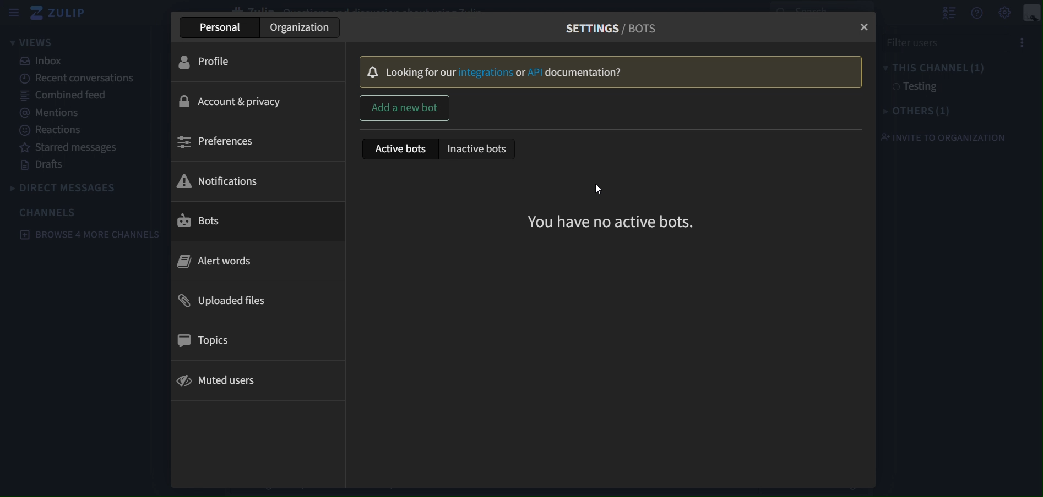  Describe the element at coordinates (404, 109) in the screenshot. I see `add a new bot` at that location.